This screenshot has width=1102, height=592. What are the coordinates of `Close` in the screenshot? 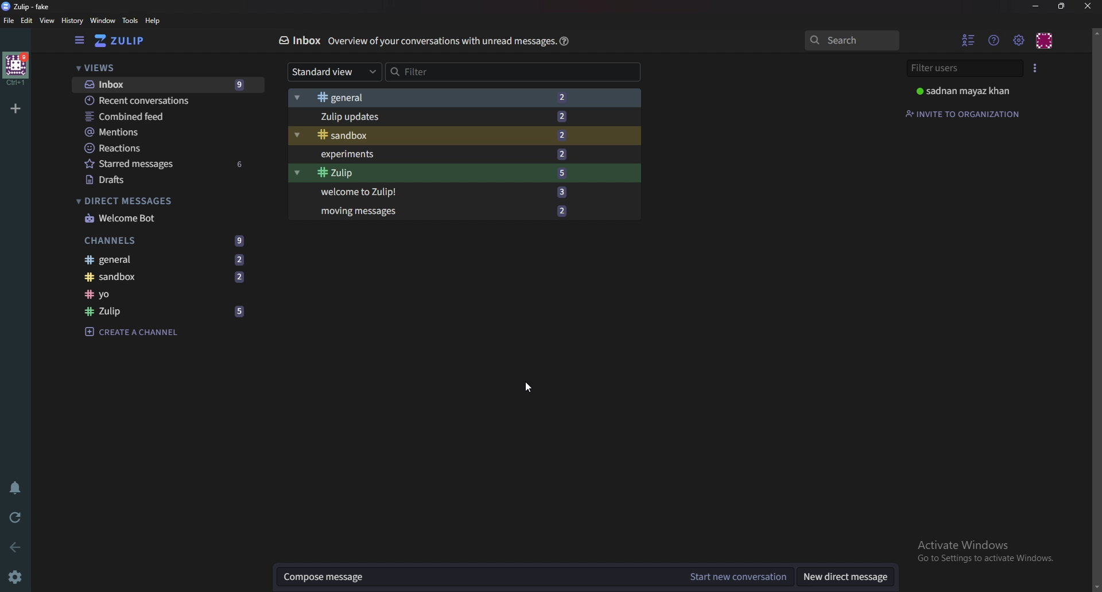 It's located at (1088, 6).